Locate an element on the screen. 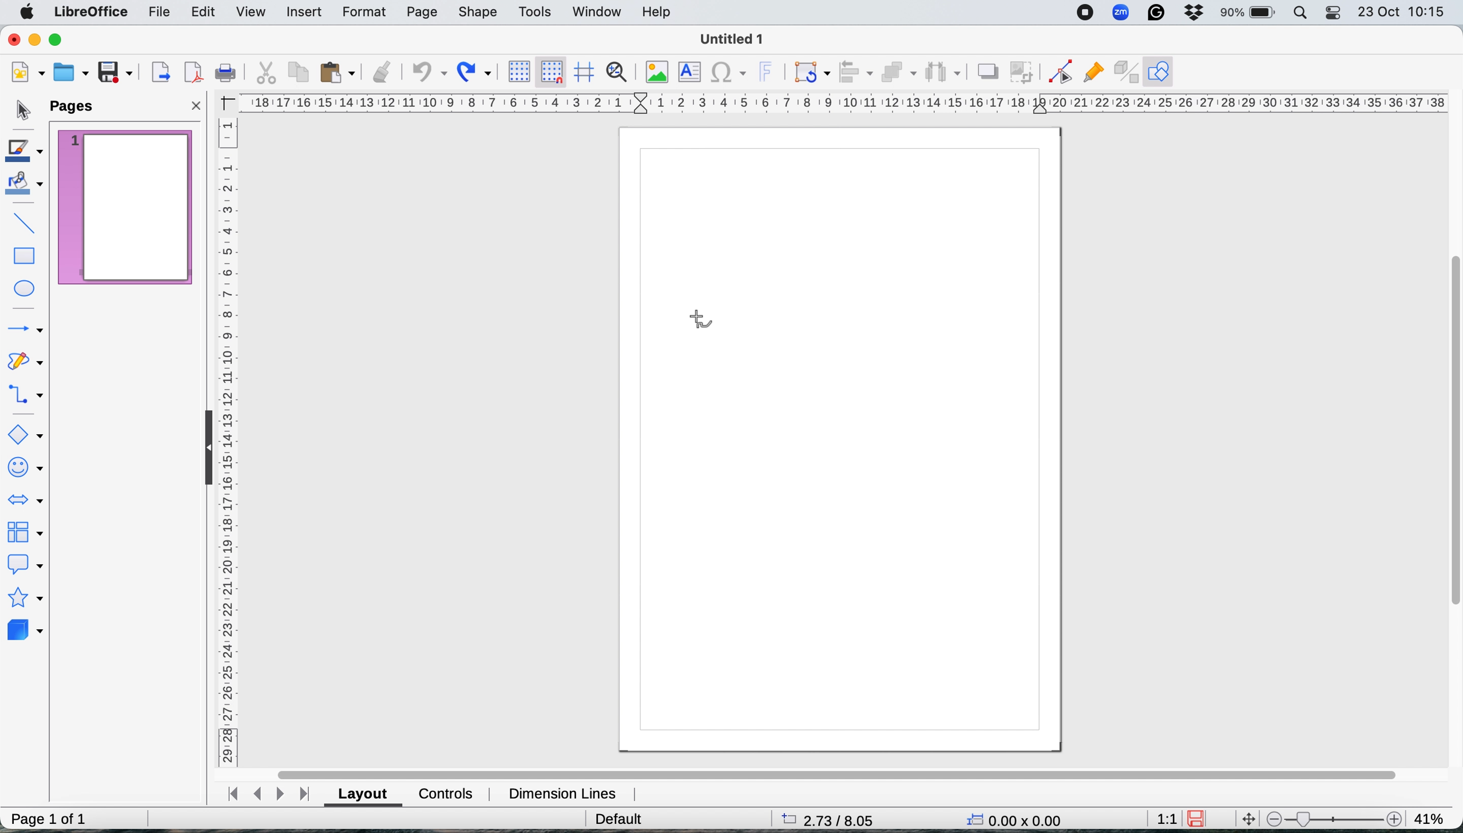 This screenshot has width=1463, height=833. symbol shapes is located at coordinates (27, 468).